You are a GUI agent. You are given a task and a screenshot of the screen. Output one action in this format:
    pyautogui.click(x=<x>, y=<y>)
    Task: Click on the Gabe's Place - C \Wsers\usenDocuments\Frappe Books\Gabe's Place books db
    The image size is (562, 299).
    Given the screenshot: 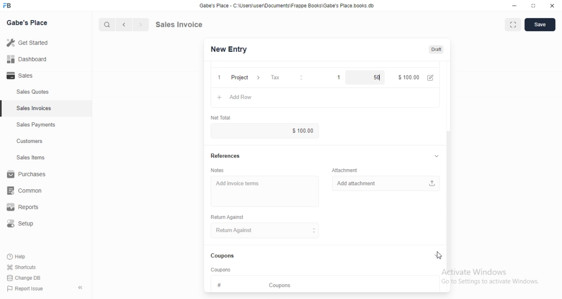 What is the action you would take?
    pyautogui.click(x=289, y=7)
    